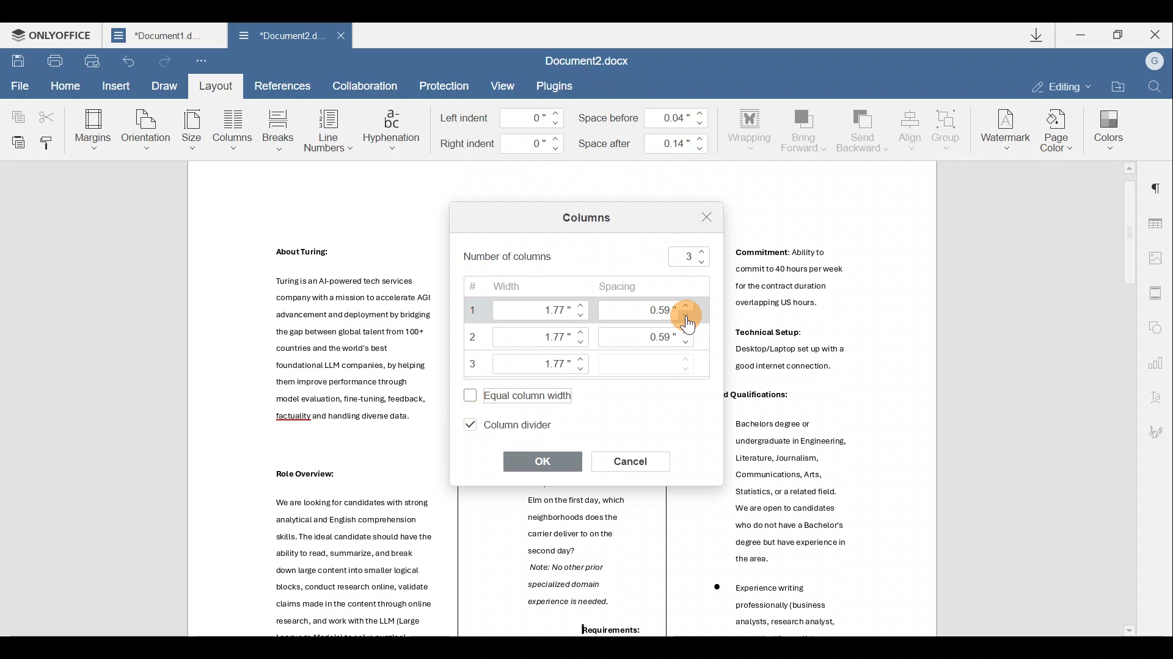 The width and height of the screenshot is (1173, 659). I want to click on Document2.d, so click(164, 38).